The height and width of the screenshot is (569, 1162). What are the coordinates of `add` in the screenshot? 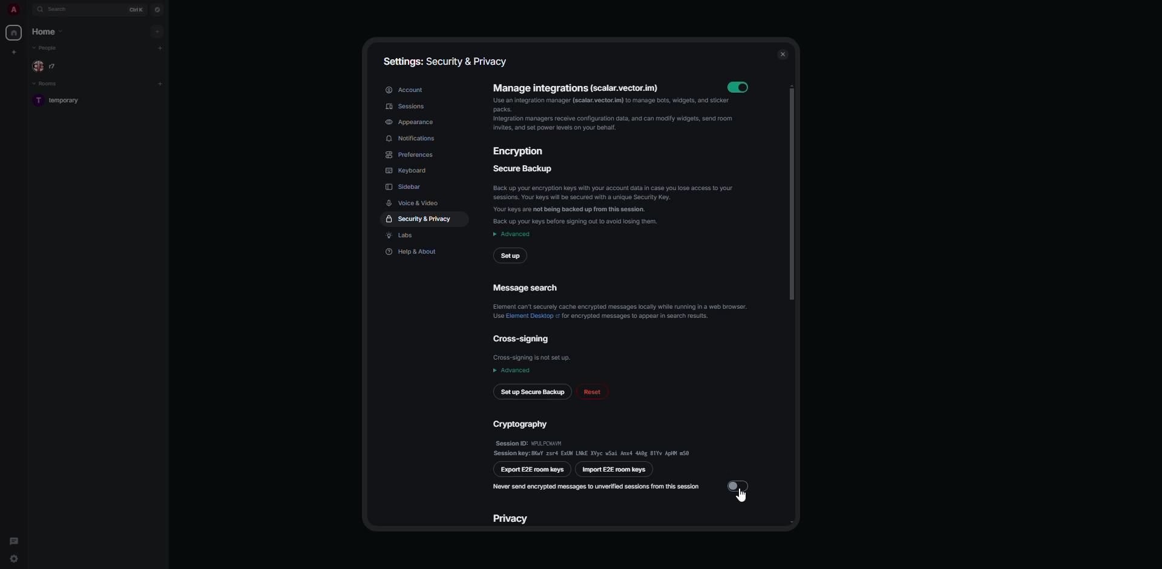 It's located at (160, 82).